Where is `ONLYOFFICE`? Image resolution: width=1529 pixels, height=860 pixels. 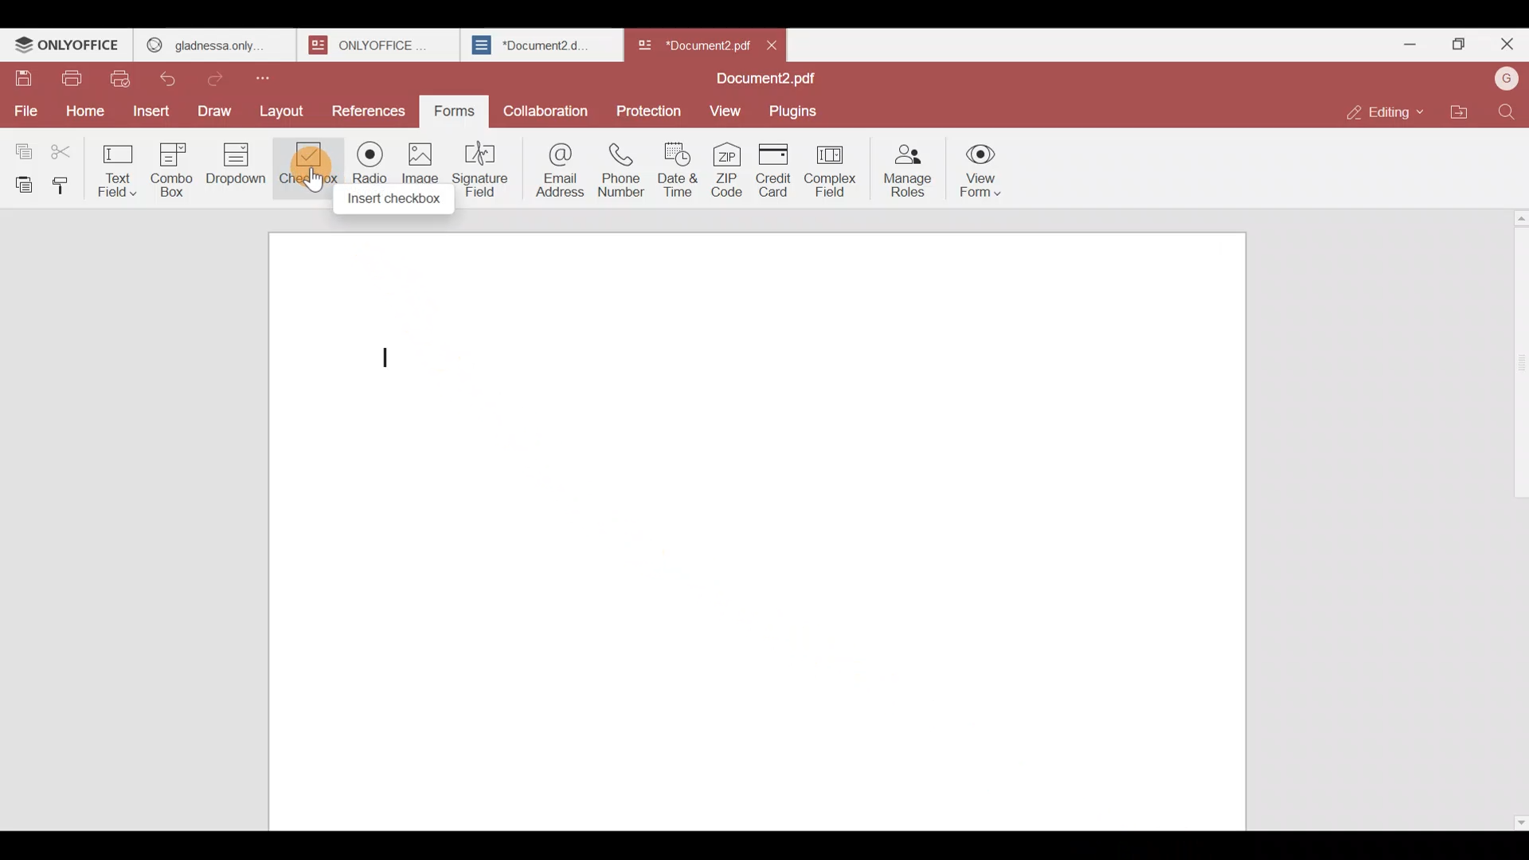 ONLYOFFICE is located at coordinates (68, 47).